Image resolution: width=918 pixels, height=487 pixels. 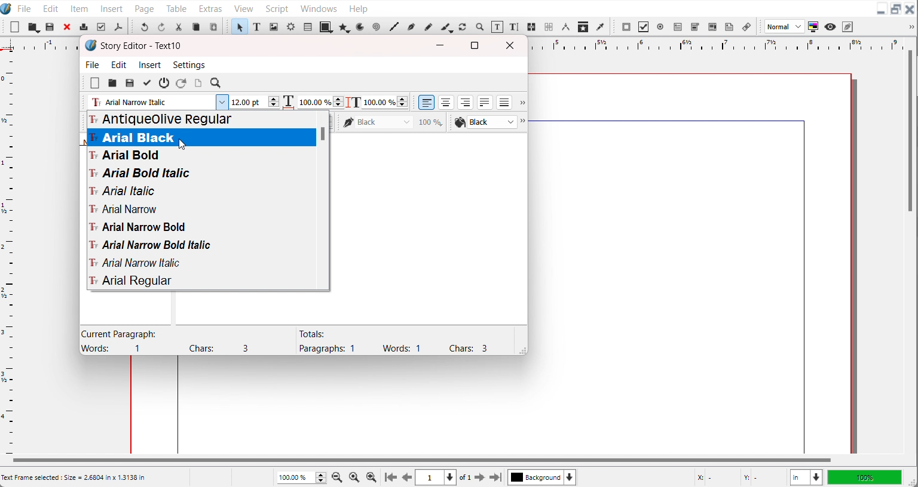 I want to click on Horizontal Scroll bar, so click(x=420, y=460).